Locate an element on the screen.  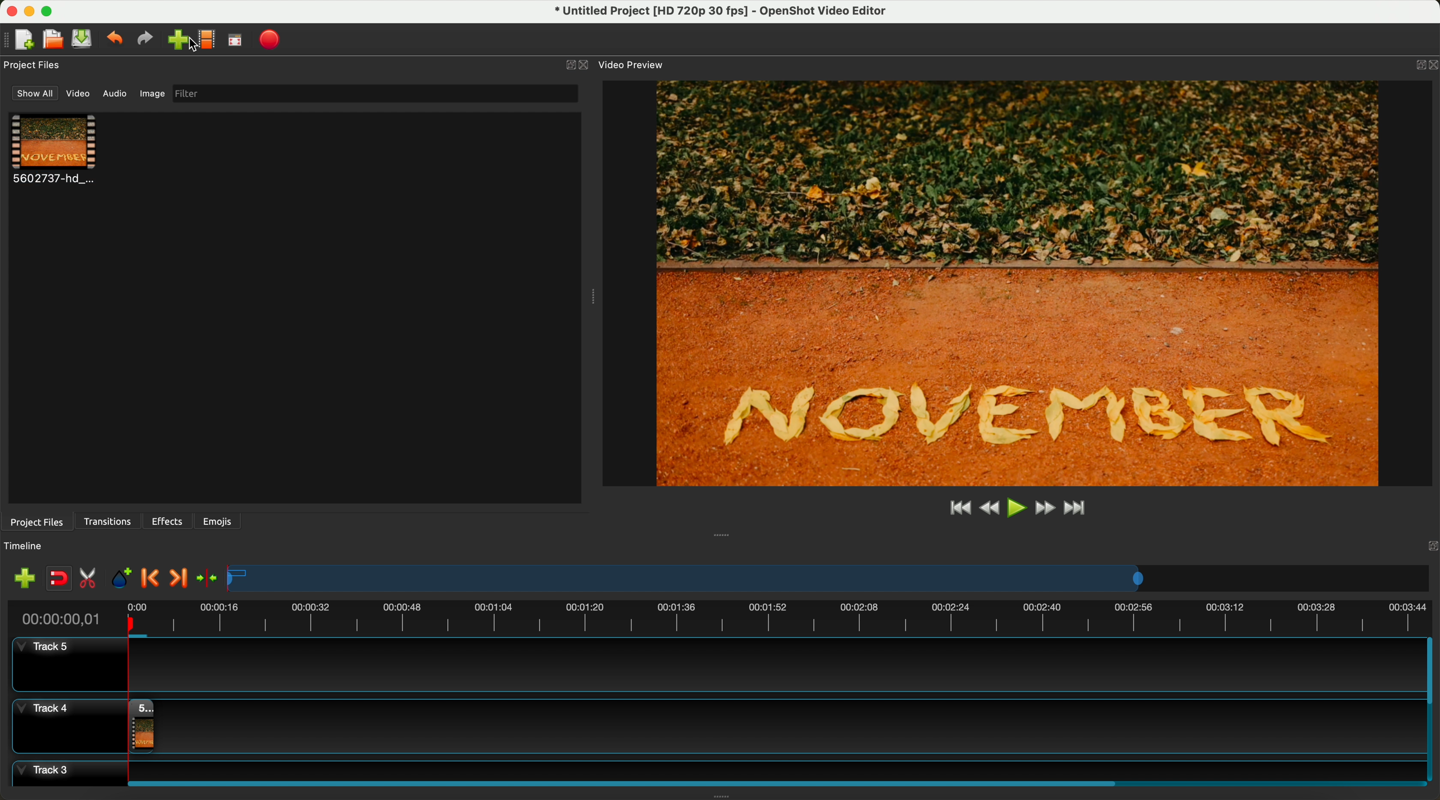
close is located at coordinates (577, 65).